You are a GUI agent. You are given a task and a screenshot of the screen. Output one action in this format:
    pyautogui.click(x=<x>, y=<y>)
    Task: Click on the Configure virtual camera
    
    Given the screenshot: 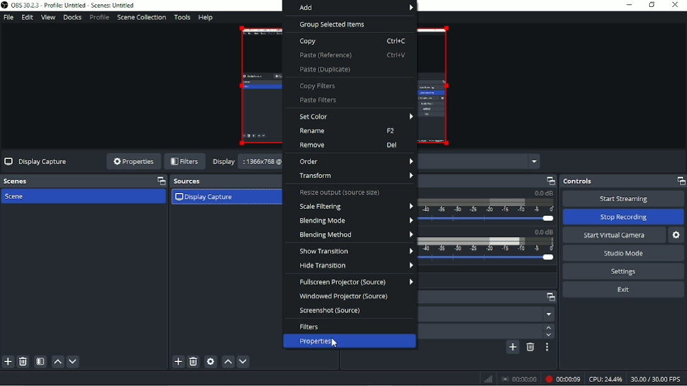 What is the action you would take?
    pyautogui.click(x=677, y=235)
    